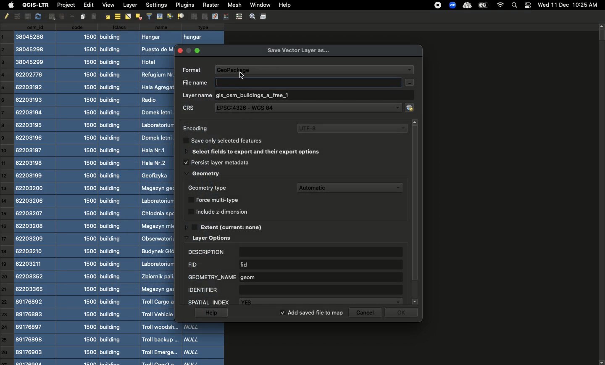 Image resolution: width=605 pixels, height=365 pixels. Describe the element at coordinates (118, 194) in the screenshot. I see `class` at that location.